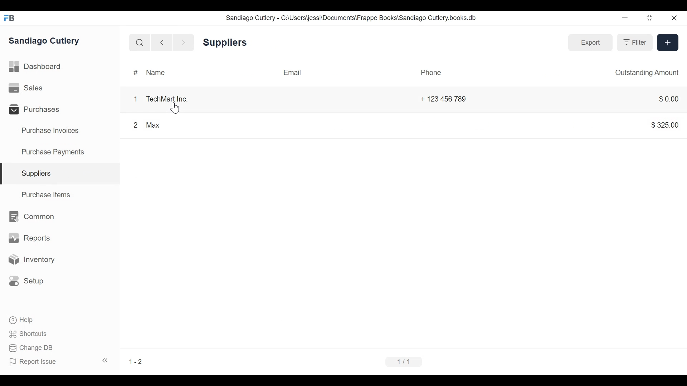  What do you see at coordinates (133, 125) in the screenshot?
I see `2` at bounding box center [133, 125].